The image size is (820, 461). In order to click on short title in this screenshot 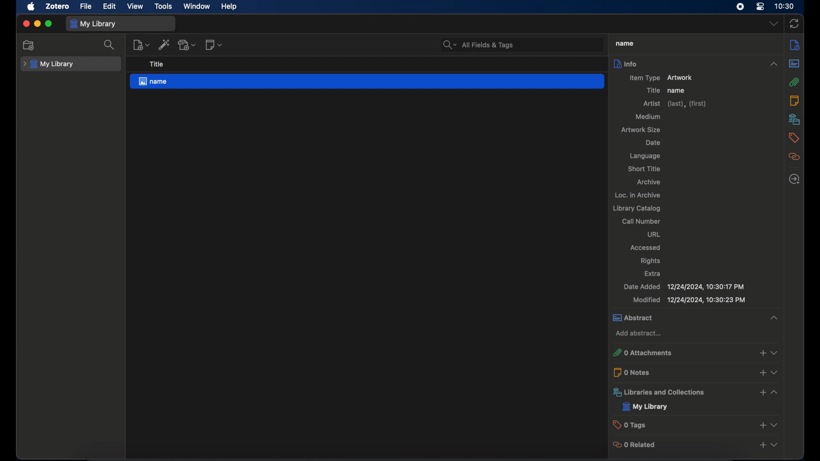, I will do `click(644, 168)`.